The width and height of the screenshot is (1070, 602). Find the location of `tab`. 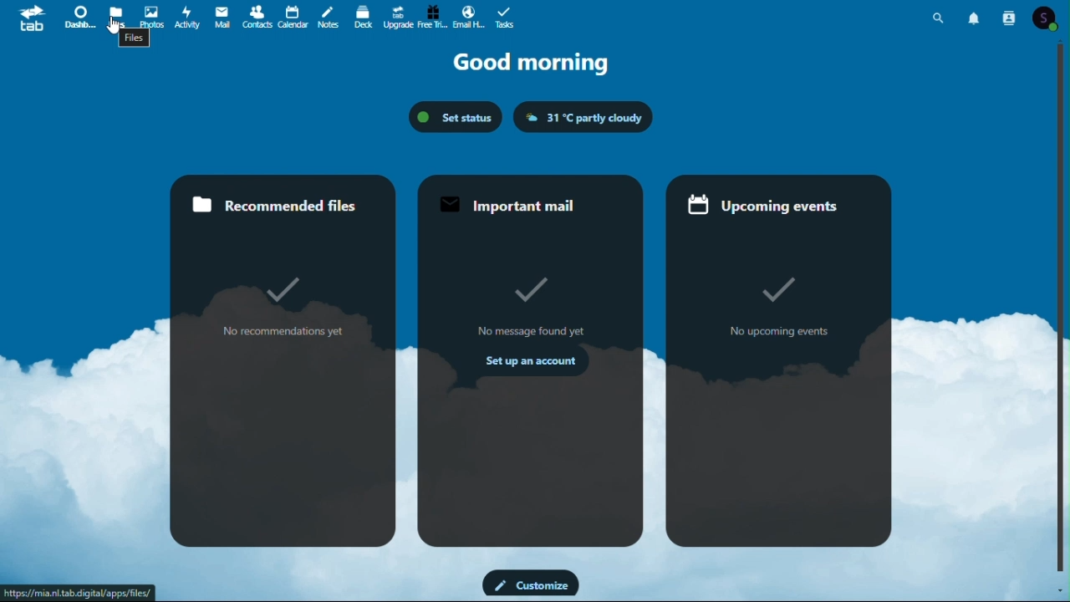

tab is located at coordinates (25, 18).